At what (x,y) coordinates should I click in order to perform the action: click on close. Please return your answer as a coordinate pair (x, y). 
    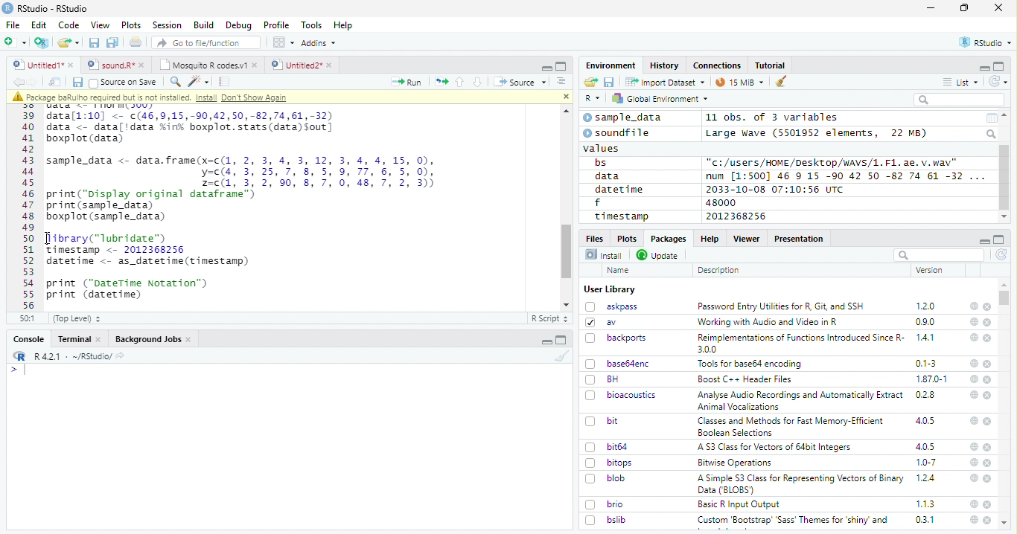
    Looking at the image, I should click on (987, 520).